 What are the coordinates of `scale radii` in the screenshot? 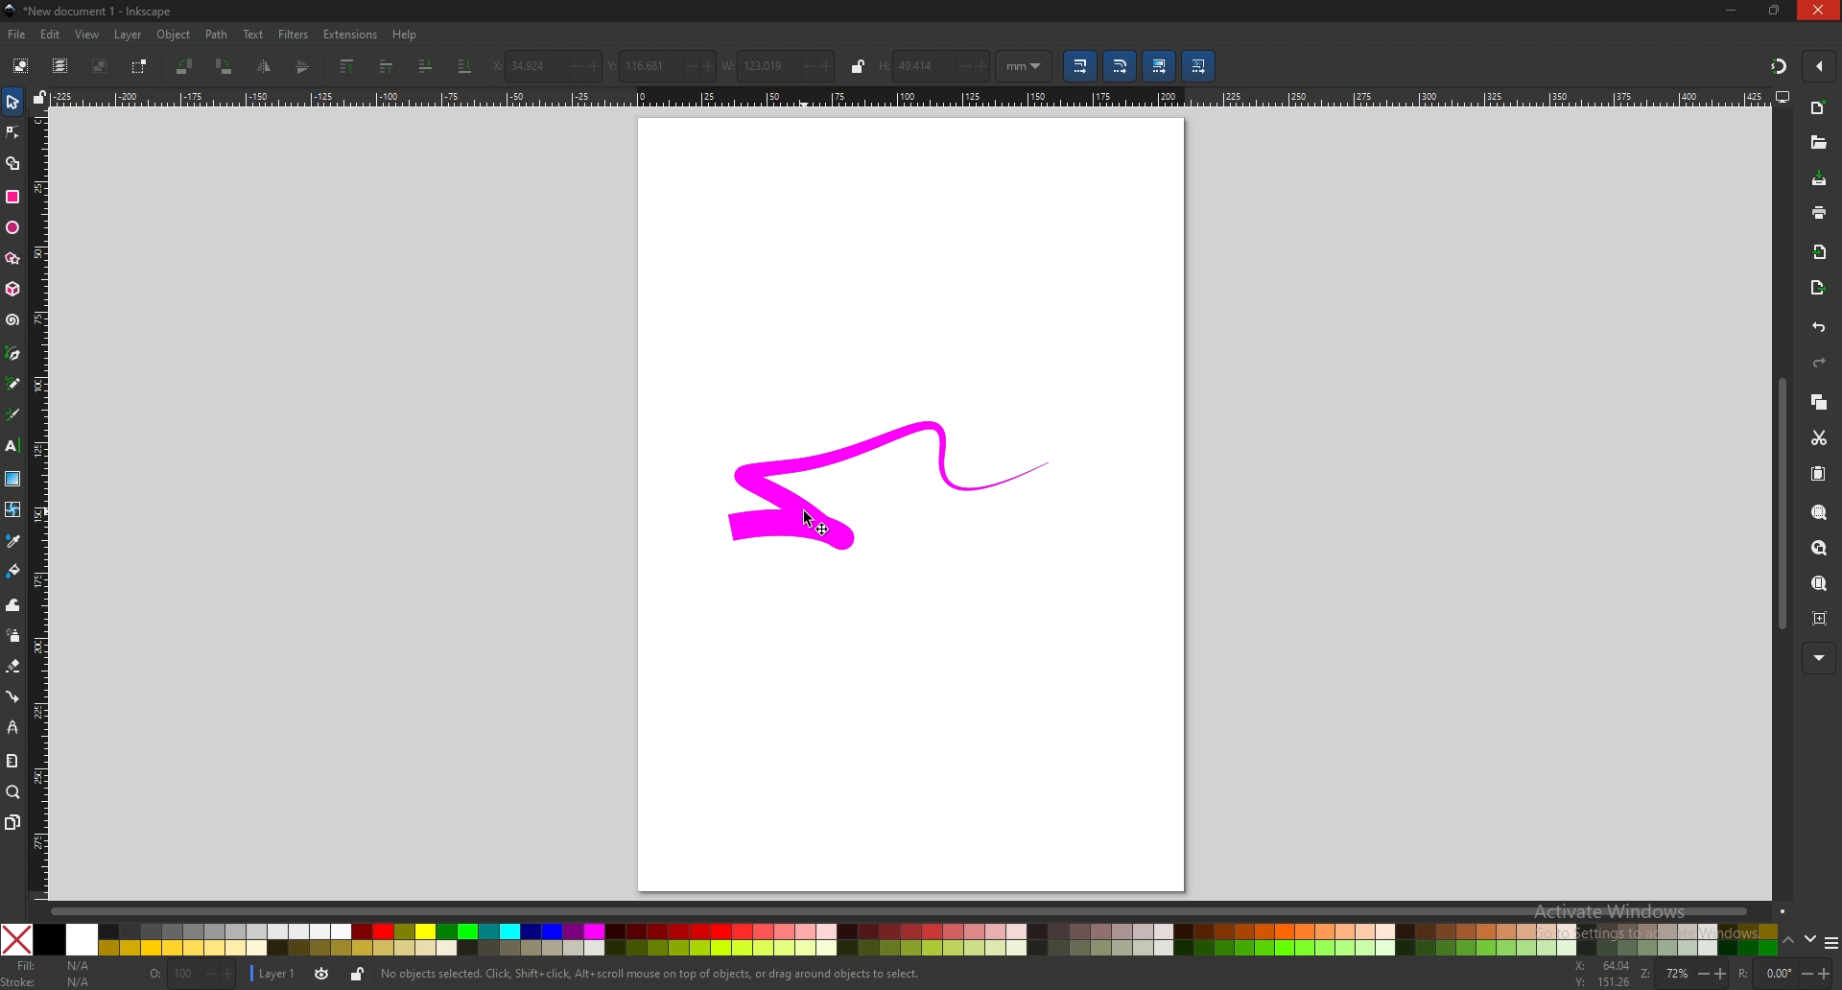 It's located at (1121, 66).